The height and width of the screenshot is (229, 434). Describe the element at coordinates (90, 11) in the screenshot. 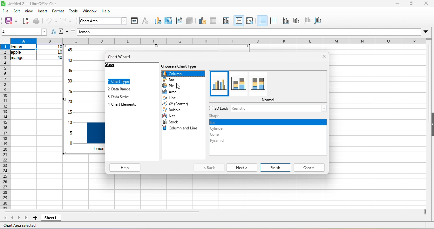

I see `windows` at that location.